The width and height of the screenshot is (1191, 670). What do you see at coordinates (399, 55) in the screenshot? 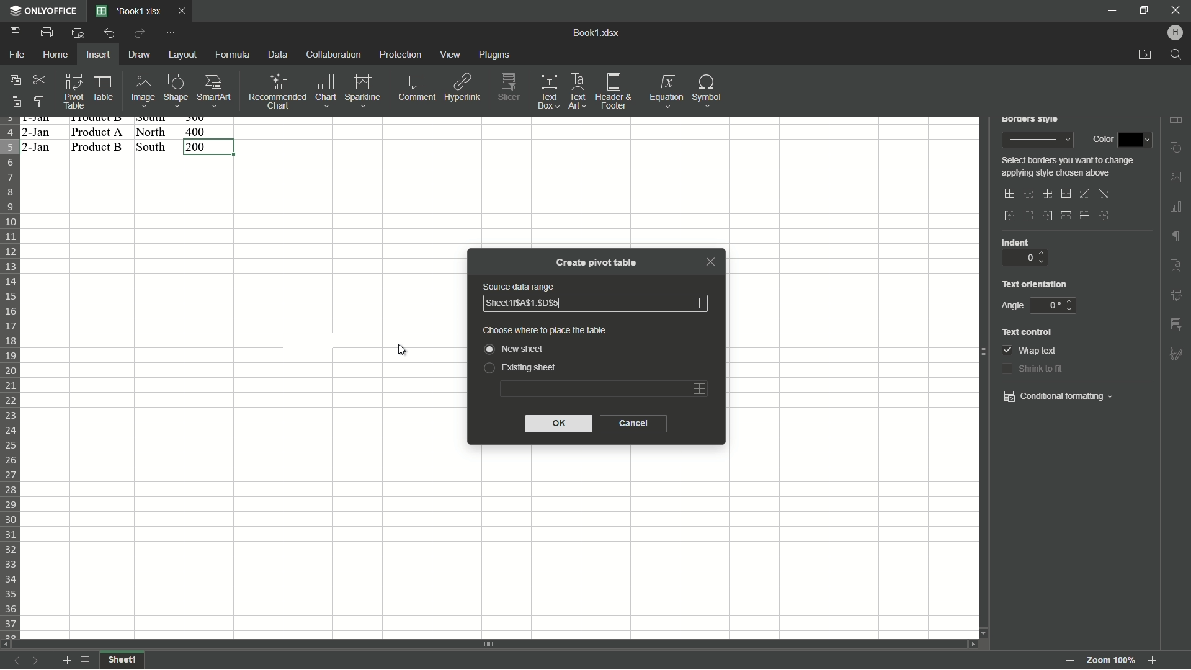
I see `protection` at bounding box center [399, 55].